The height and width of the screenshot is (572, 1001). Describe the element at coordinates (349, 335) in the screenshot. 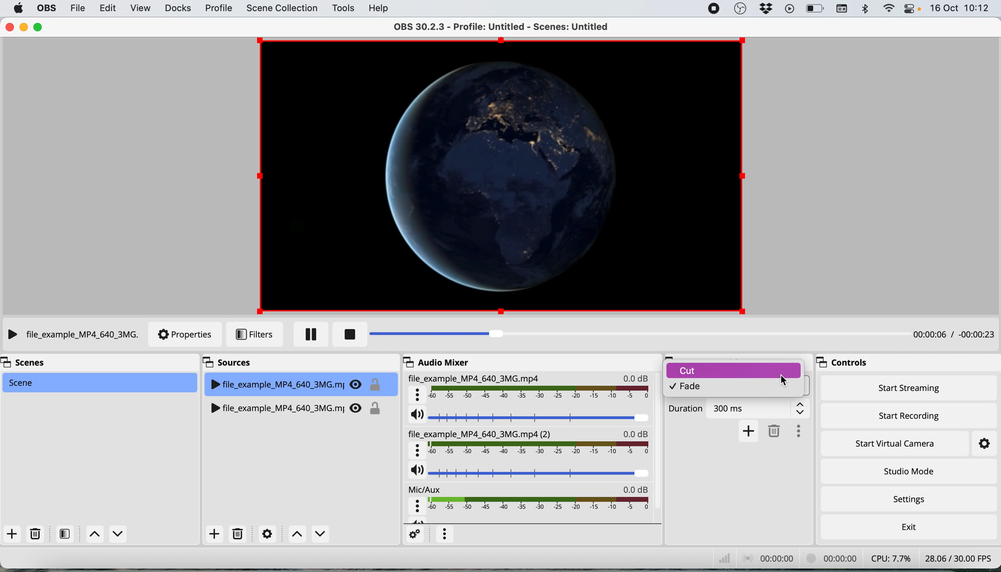

I see `stop` at that location.